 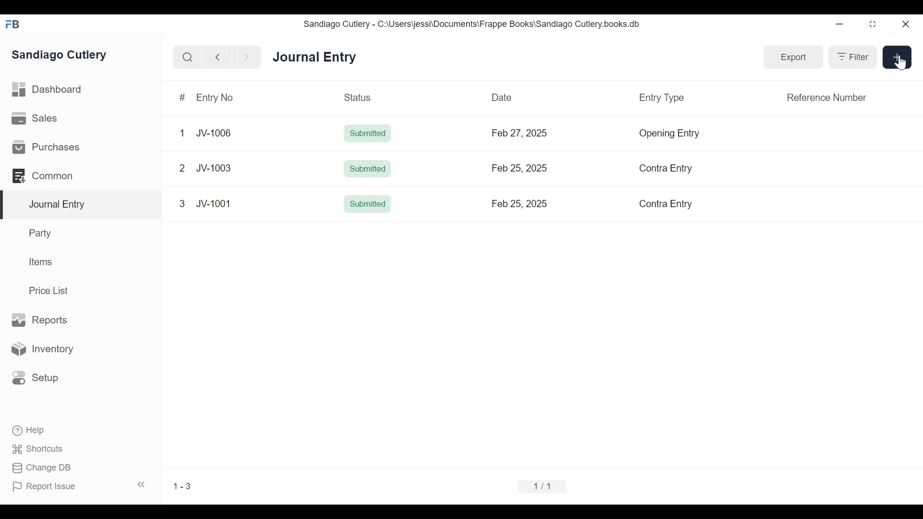 What do you see at coordinates (184, 484) in the screenshot?
I see `1.1%` at bounding box center [184, 484].